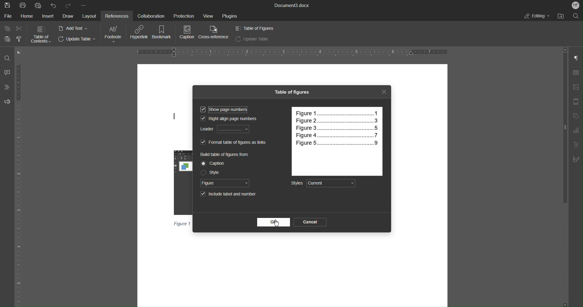  I want to click on Graph Settings, so click(575, 131).